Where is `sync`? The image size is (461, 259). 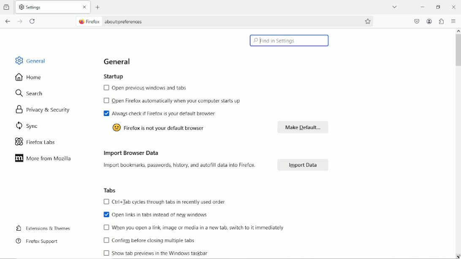 sync is located at coordinates (27, 127).